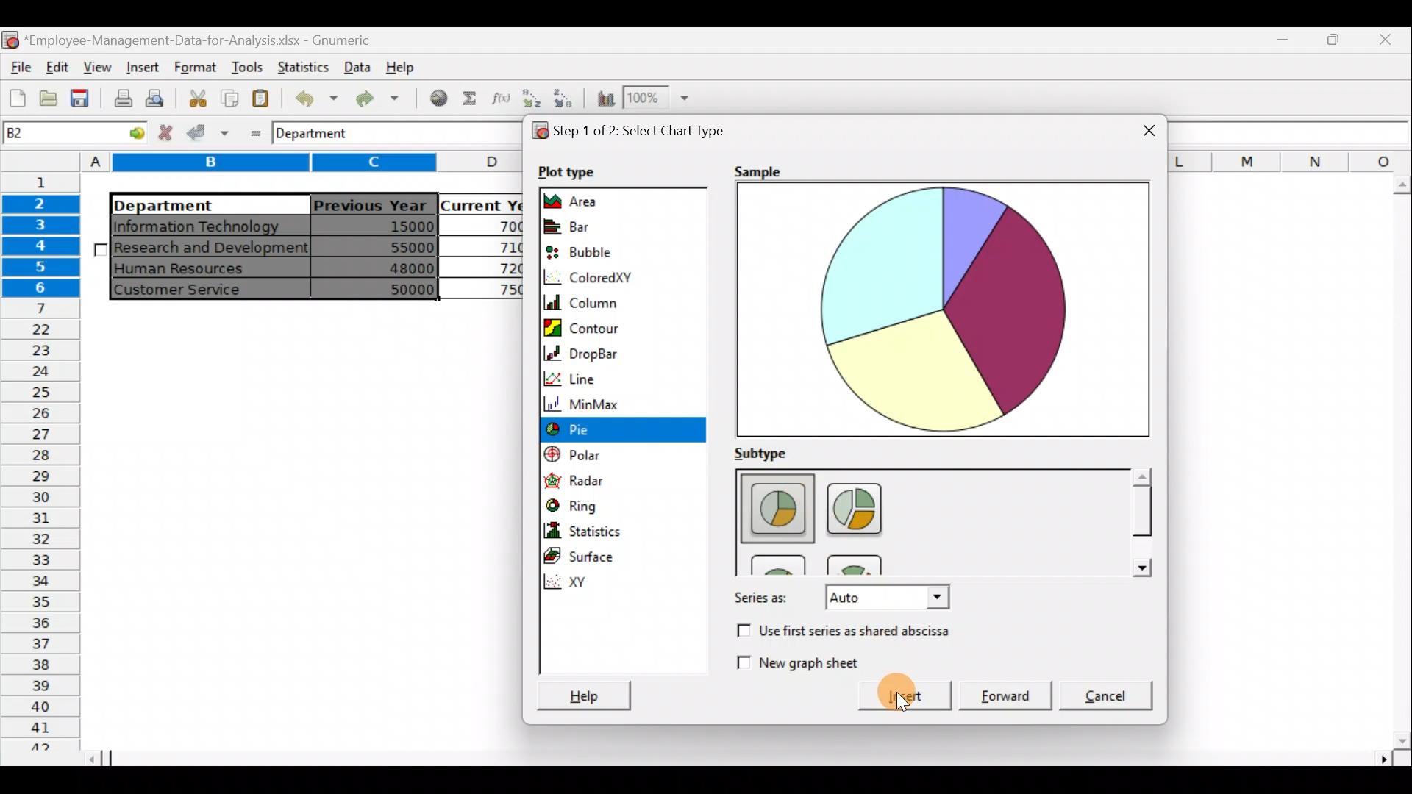 The height and width of the screenshot is (794, 1412). Describe the element at coordinates (382, 99) in the screenshot. I see `Redo undone action` at that location.